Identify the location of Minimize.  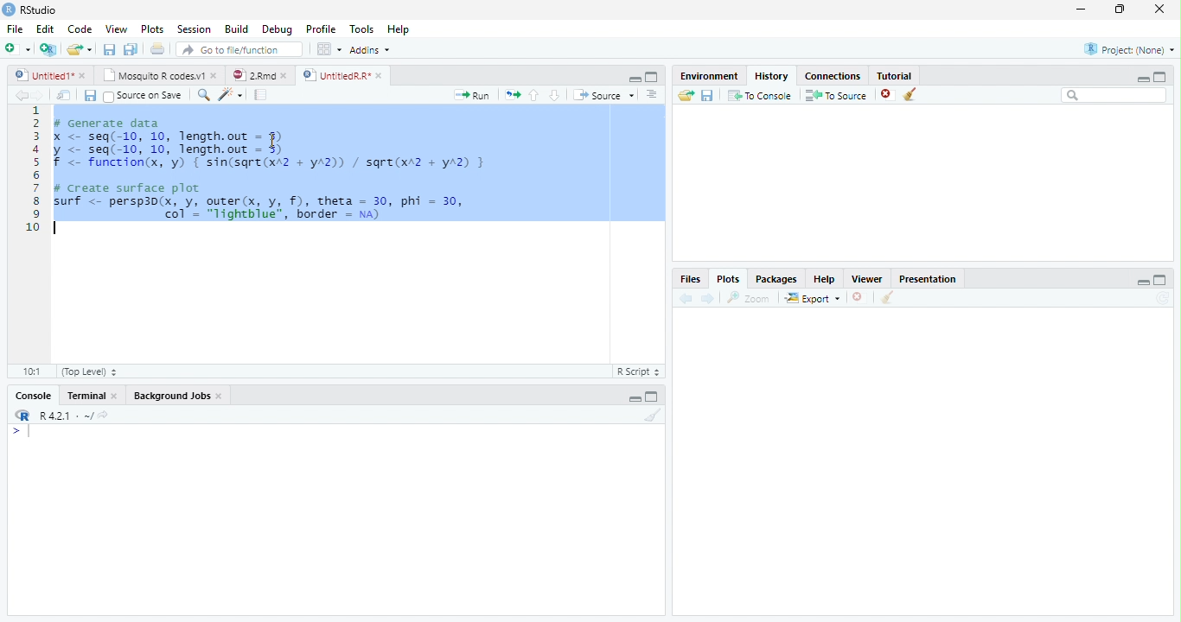
(633, 79).